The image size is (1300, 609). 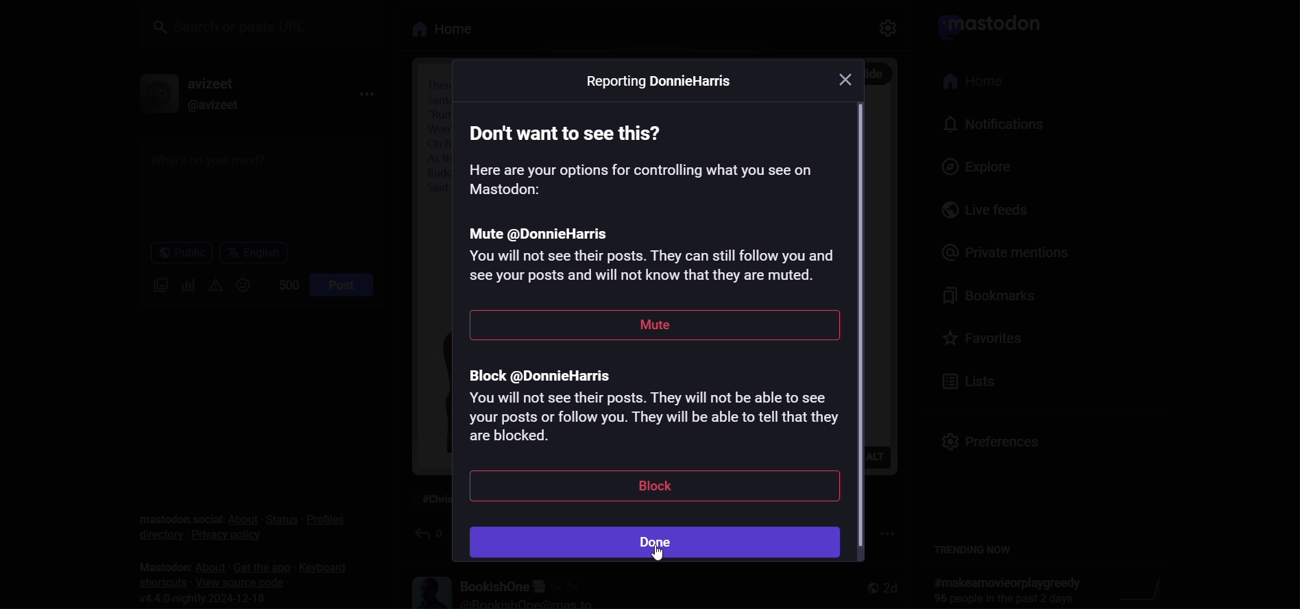 What do you see at coordinates (326, 518) in the screenshot?
I see `profiles` at bounding box center [326, 518].